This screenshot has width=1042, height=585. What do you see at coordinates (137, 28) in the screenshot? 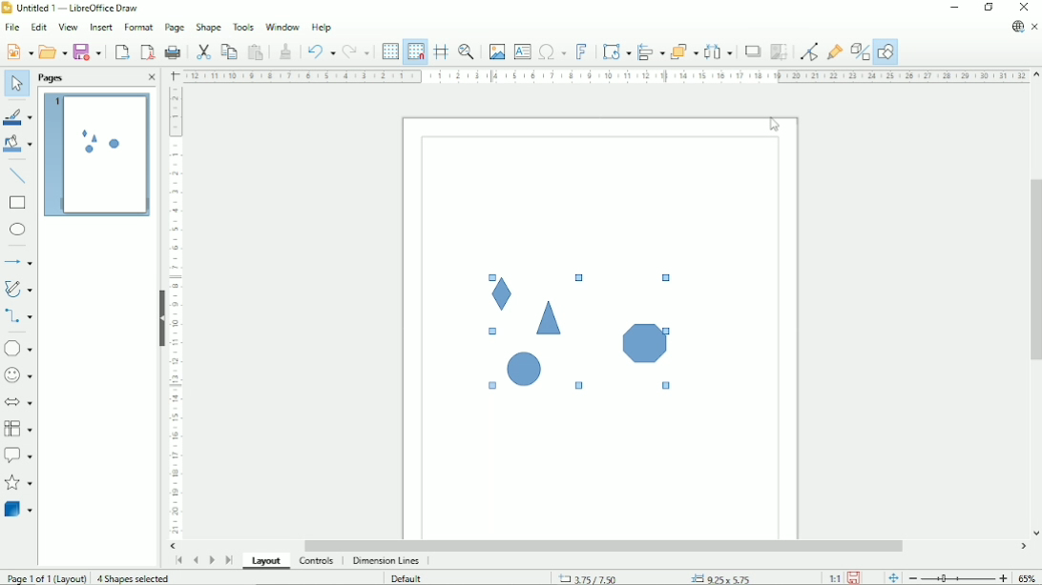
I see `Format` at bounding box center [137, 28].